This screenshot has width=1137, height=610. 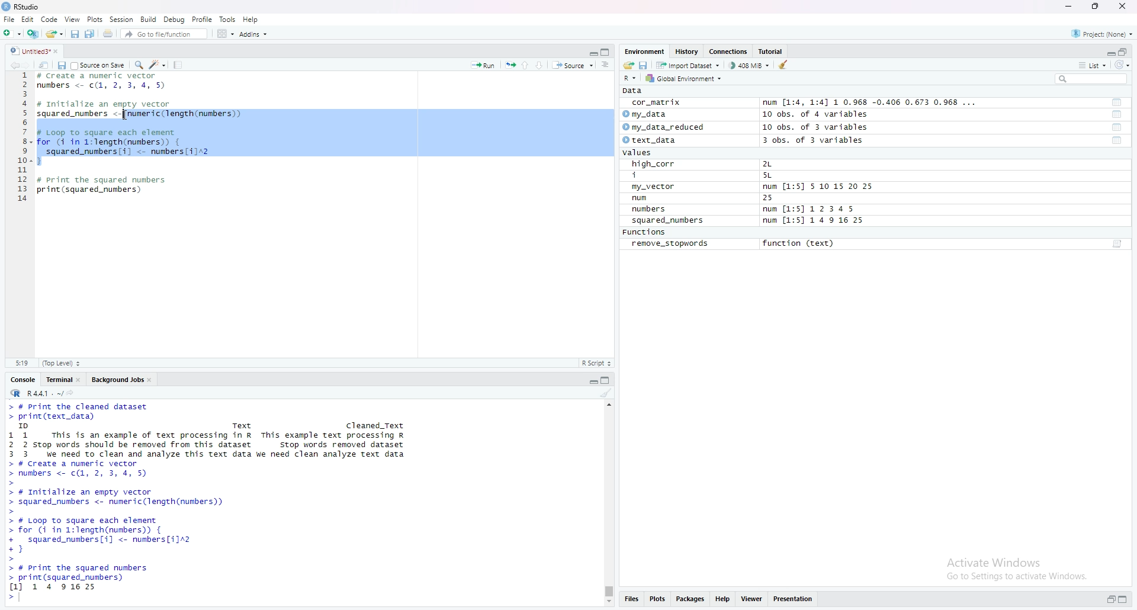 I want to click on Create a Project, so click(x=33, y=32).